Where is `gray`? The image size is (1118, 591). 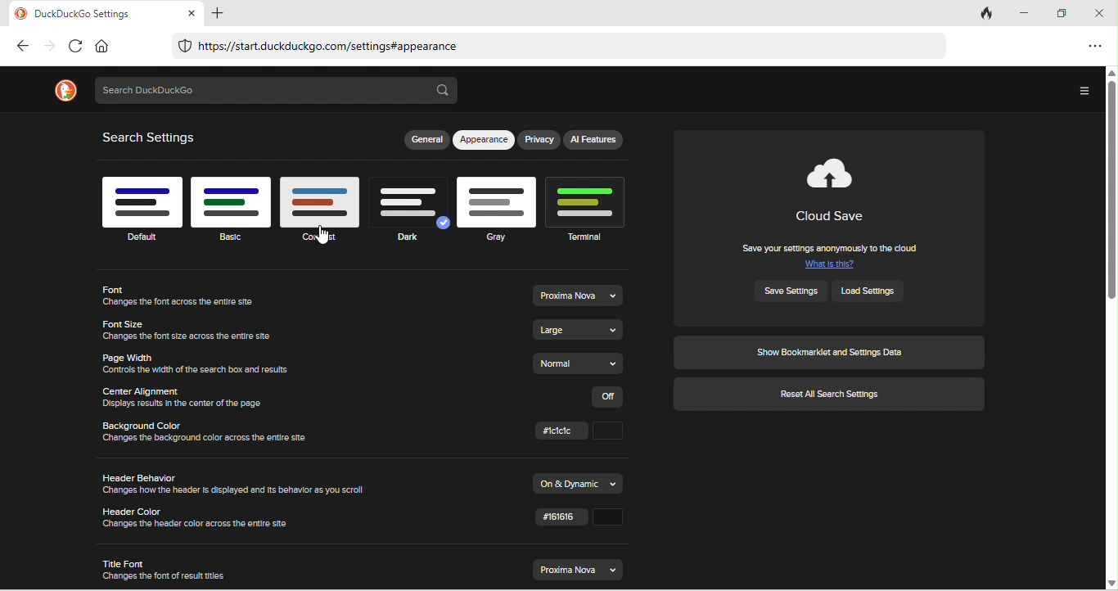
gray is located at coordinates (497, 209).